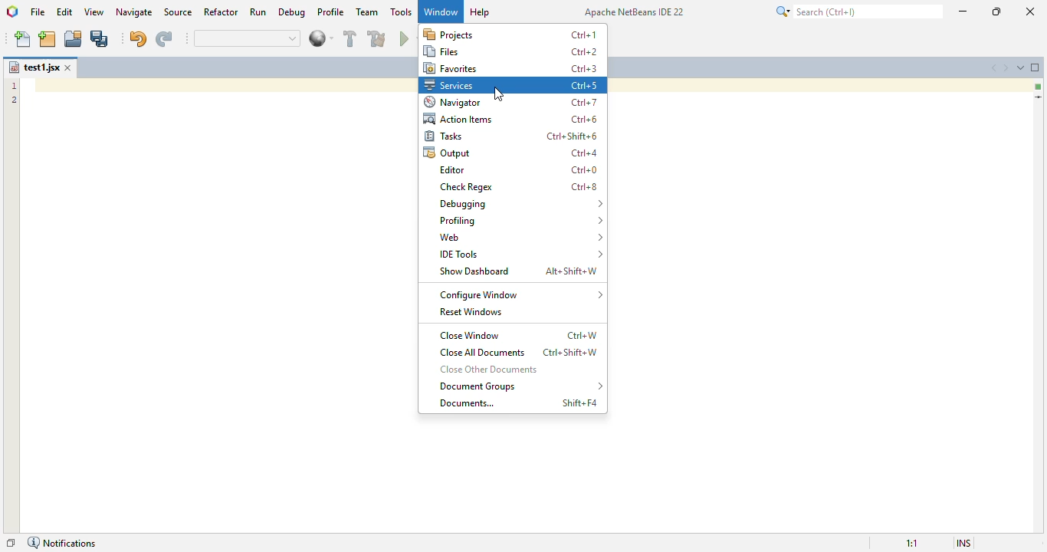 The height and width of the screenshot is (552, 1047). What do you see at coordinates (489, 369) in the screenshot?
I see `close other documents` at bounding box center [489, 369].